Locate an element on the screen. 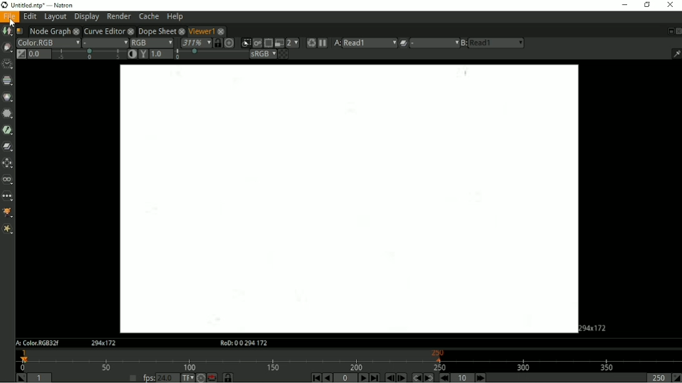  Aspect is located at coordinates (104, 344).